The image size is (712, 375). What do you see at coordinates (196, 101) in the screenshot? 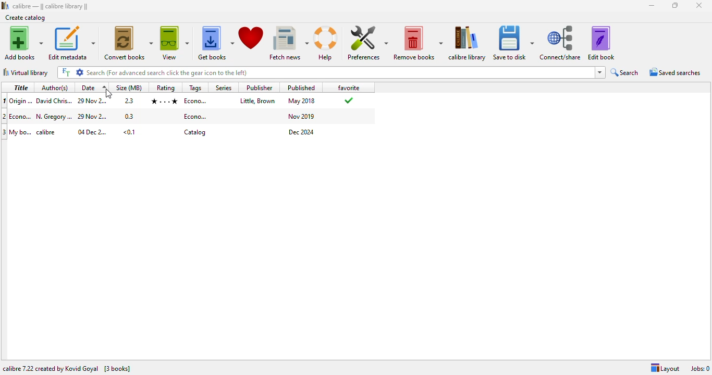
I see `tag` at bounding box center [196, 101].